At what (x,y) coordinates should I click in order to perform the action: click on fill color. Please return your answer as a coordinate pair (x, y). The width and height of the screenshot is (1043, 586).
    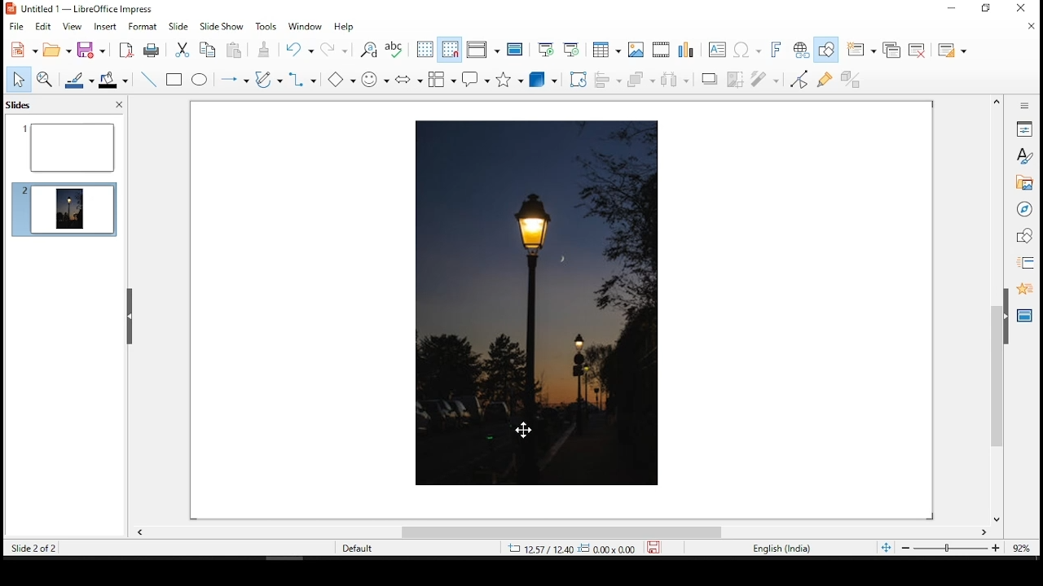
    Looking at the image, I should click on (116, 80).